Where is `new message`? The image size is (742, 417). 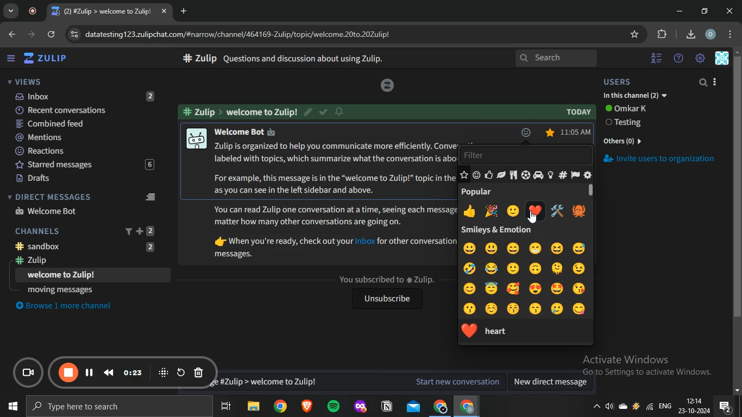 new message is located at coordinates (357, 382).